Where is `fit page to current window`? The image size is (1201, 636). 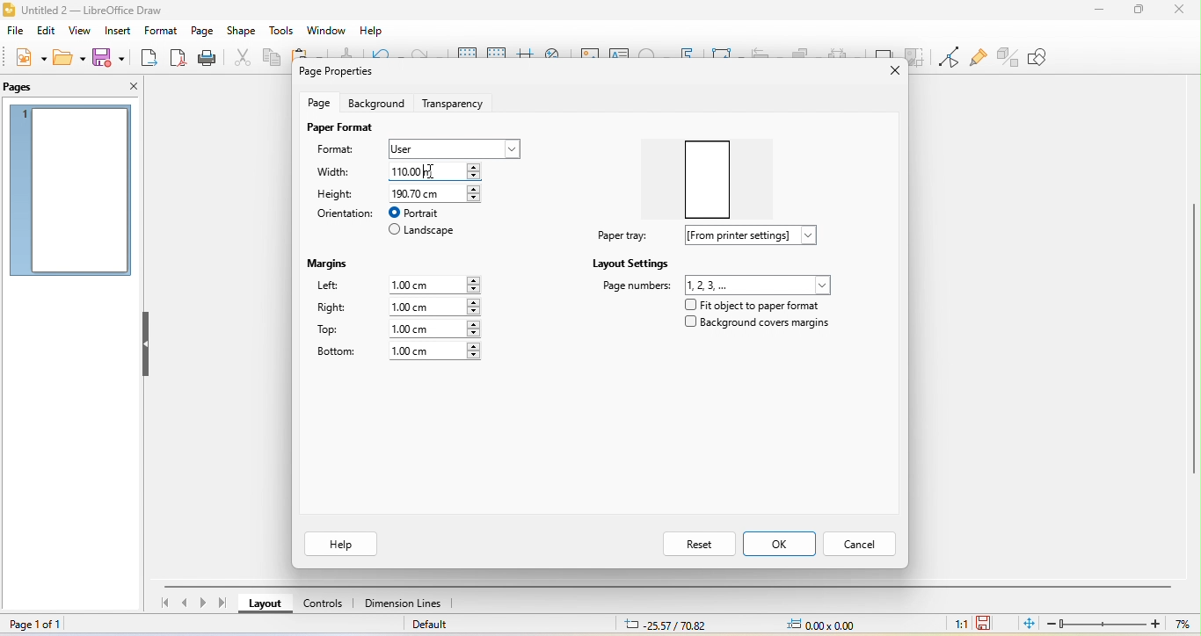 fit page to current window is located at coordinates (1028, 623).